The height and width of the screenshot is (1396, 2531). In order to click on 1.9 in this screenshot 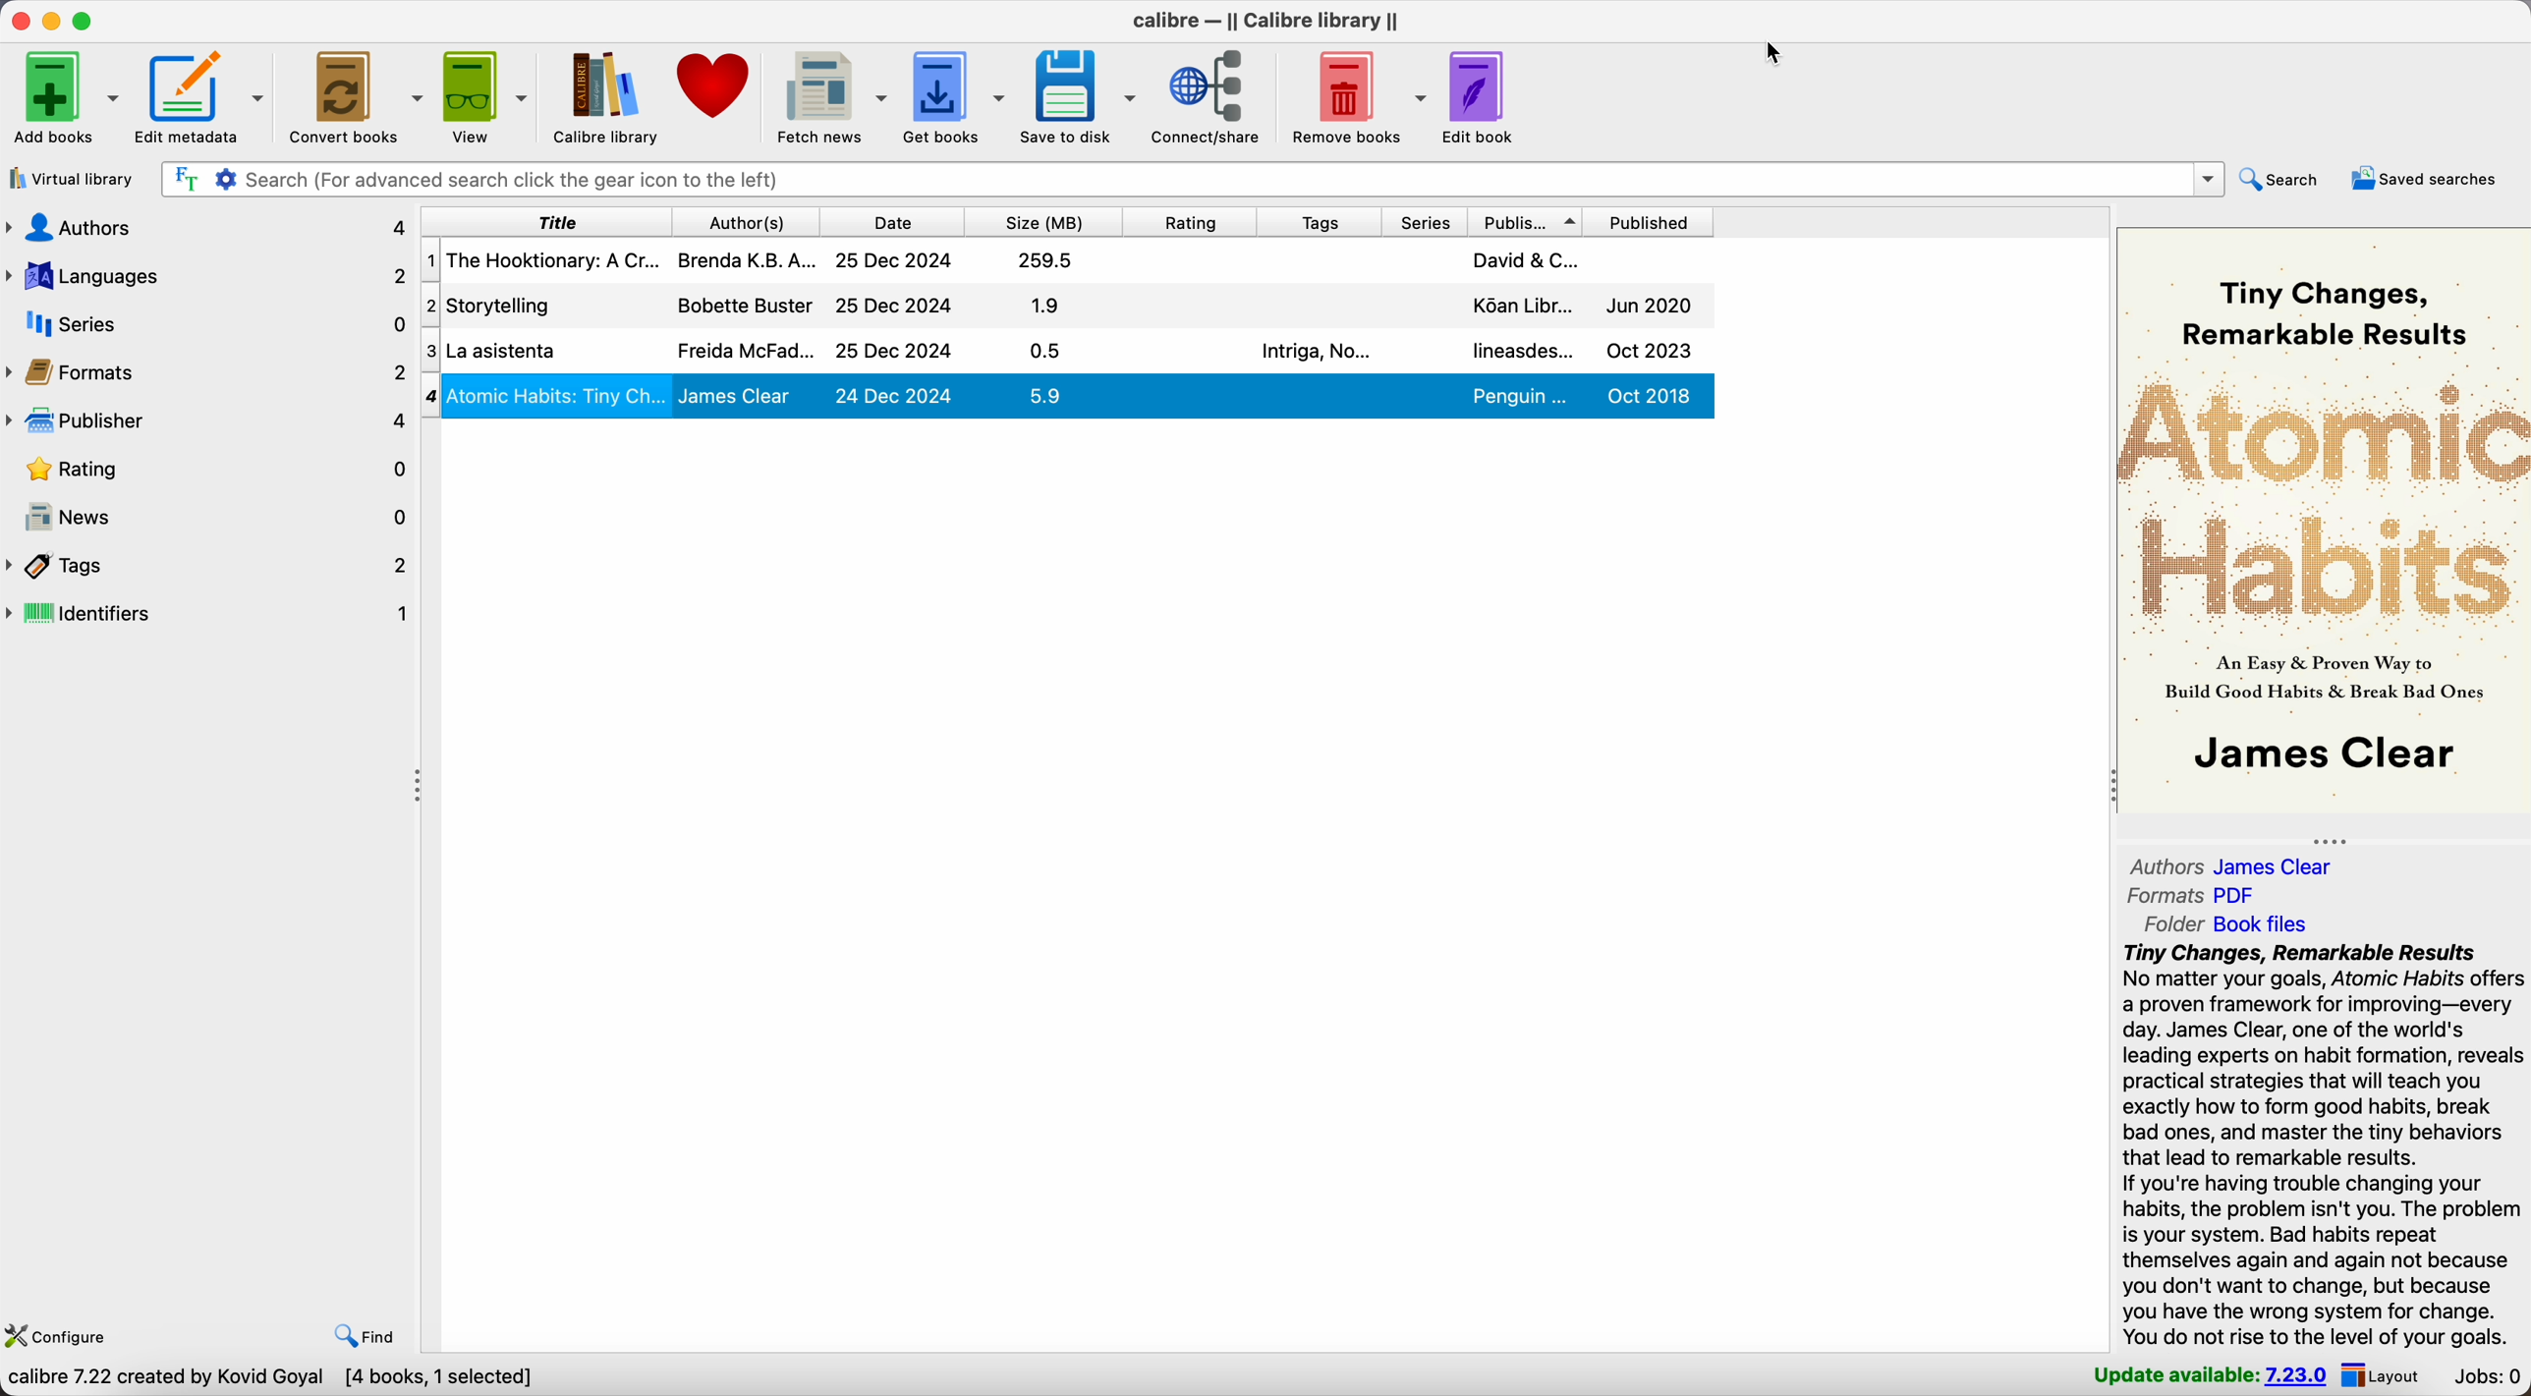, I will do `click(1046, 307)`.